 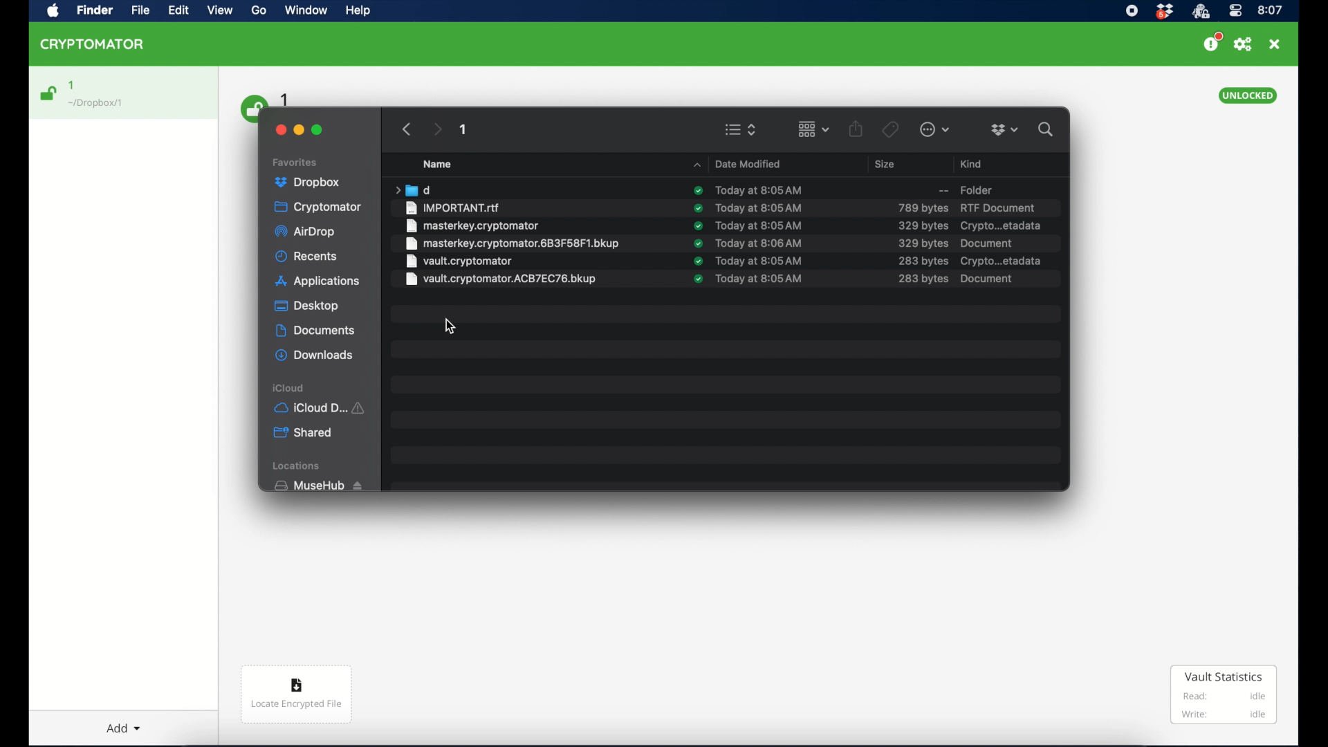 I want to click on , so click(x=698, y=243).